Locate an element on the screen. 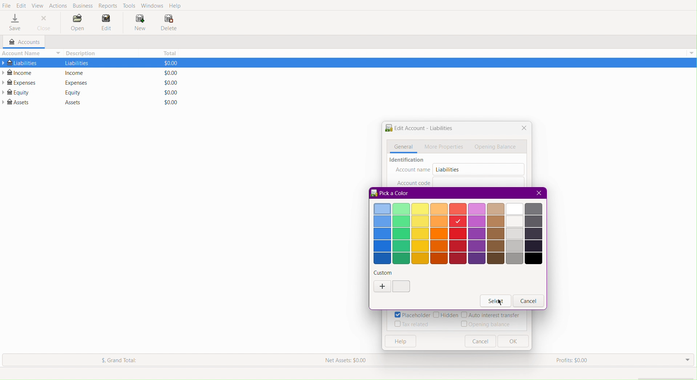 Image resolution: width=697 pixels, height=380 pixels. Equity is located at coordinates (16, 92).